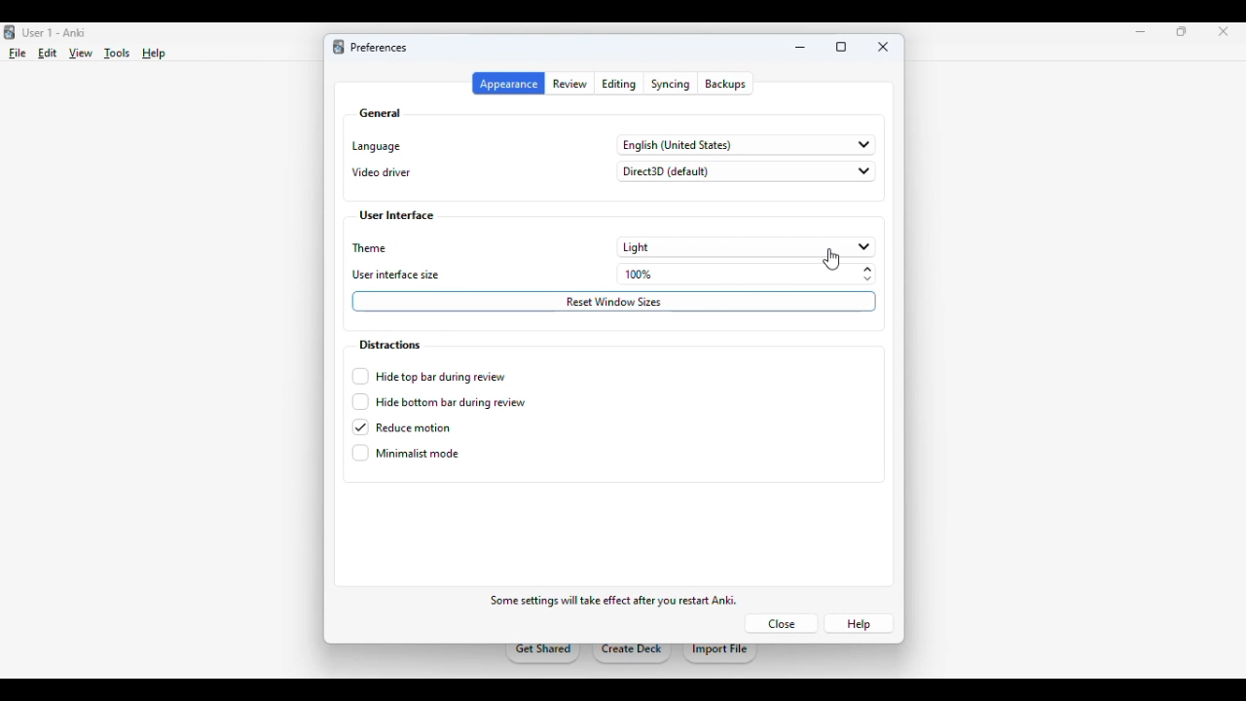 The image size is (1246, 701). What do you see at coordinates (10, 32) in the screenshot?
I see `logo` at bounding box center [10, 32].